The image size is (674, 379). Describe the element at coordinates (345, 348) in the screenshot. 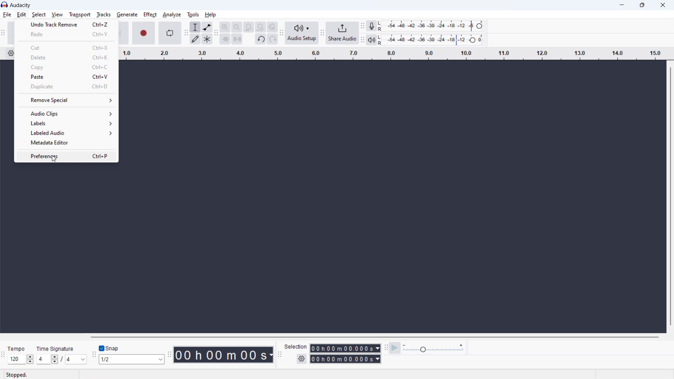

I see `start time` at that location.